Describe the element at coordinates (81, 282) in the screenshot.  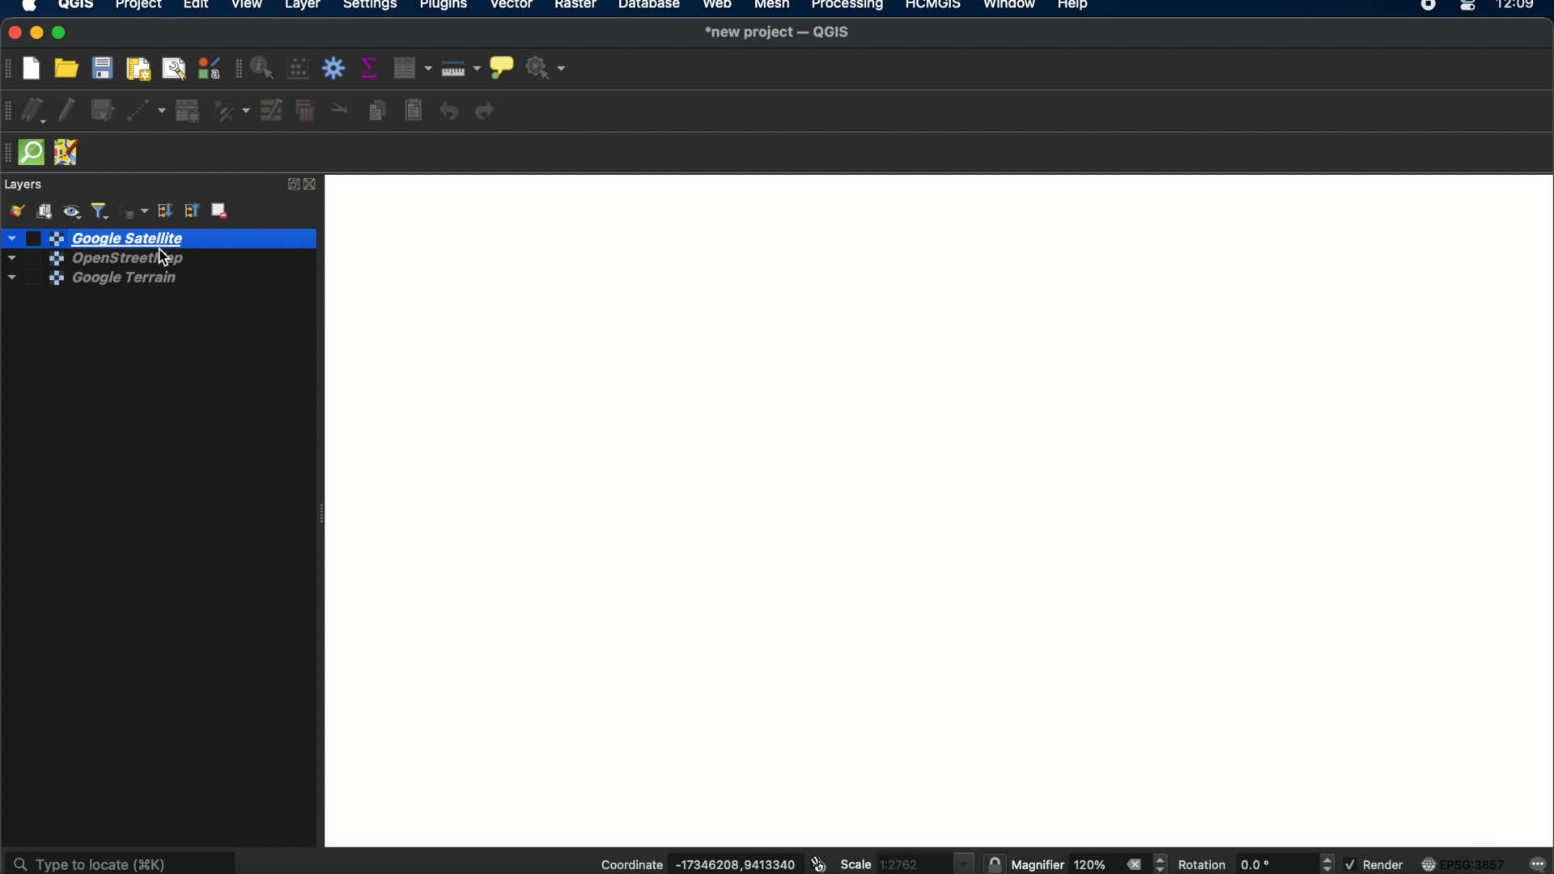
I see `google terrain` at that location.